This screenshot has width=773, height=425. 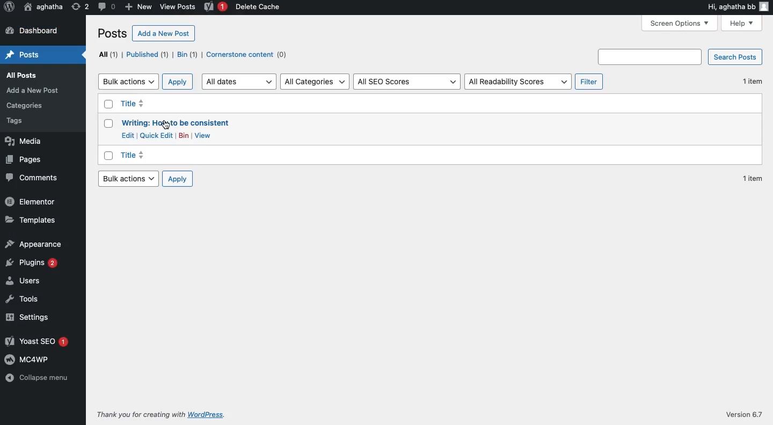 What do you see at coordinates (104, 7) in the screenshot?
I see `Comment` at bounding box center [104, 7].